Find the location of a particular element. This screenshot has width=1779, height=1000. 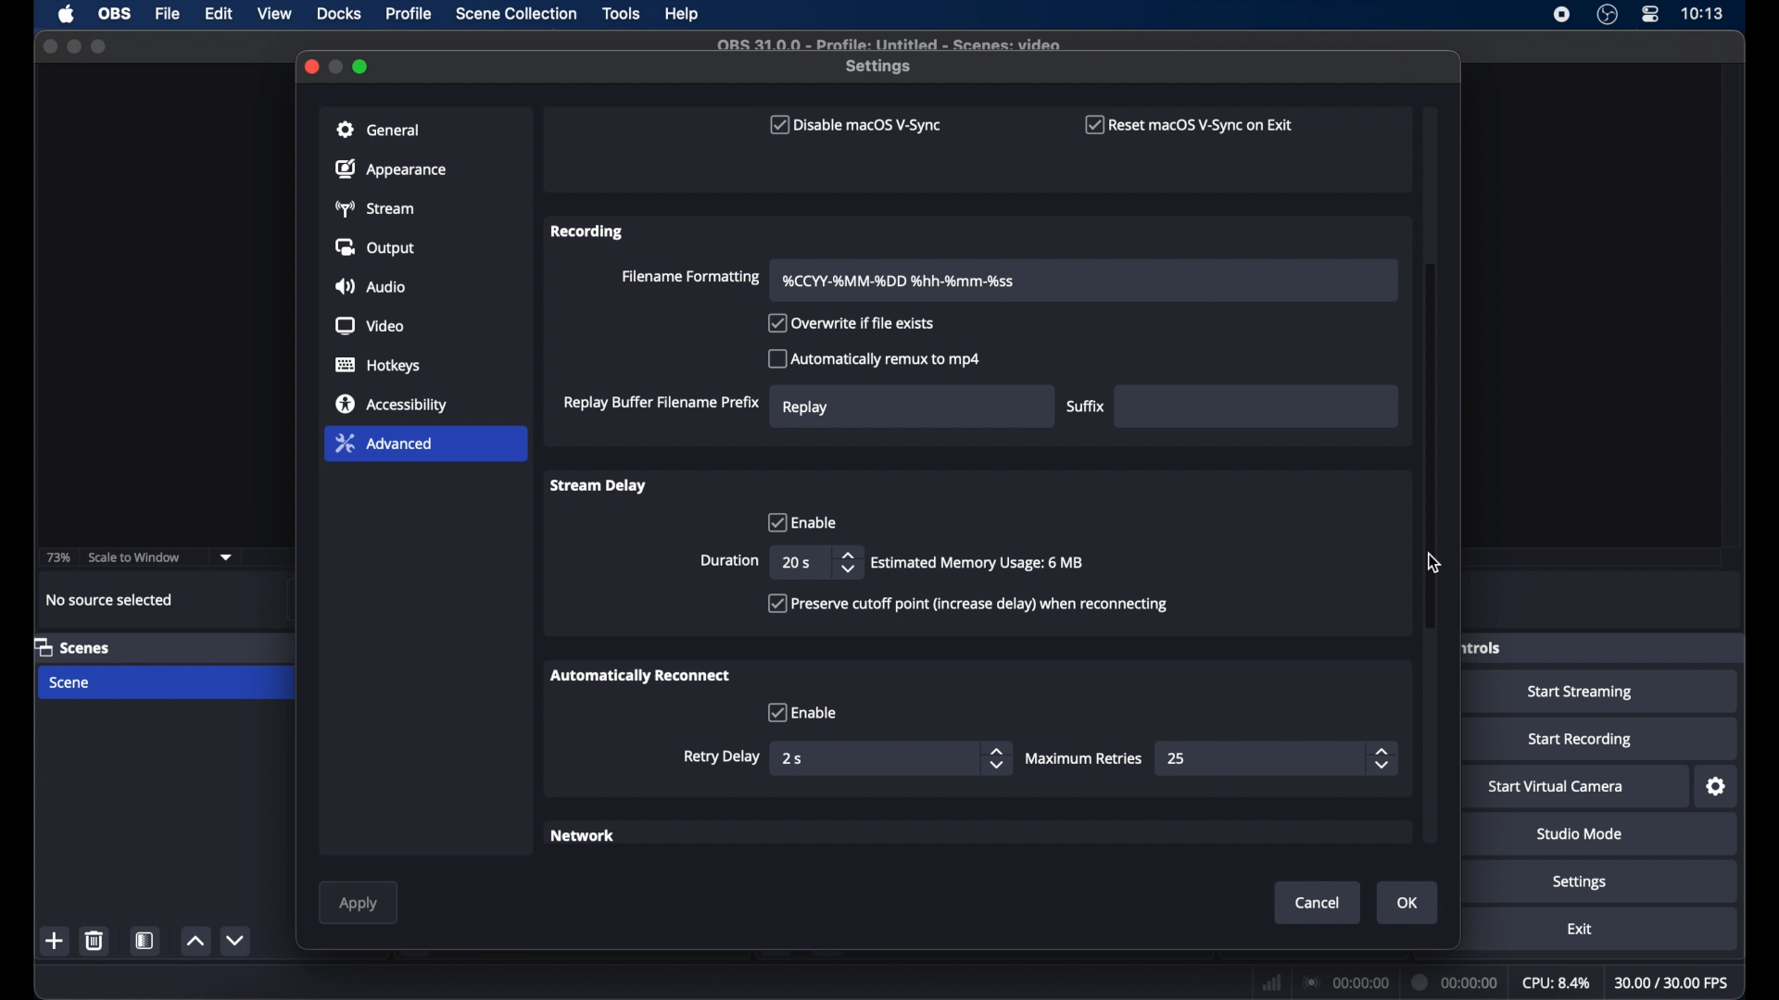

disable macOS V-sync is located at coordinates (852, 125).